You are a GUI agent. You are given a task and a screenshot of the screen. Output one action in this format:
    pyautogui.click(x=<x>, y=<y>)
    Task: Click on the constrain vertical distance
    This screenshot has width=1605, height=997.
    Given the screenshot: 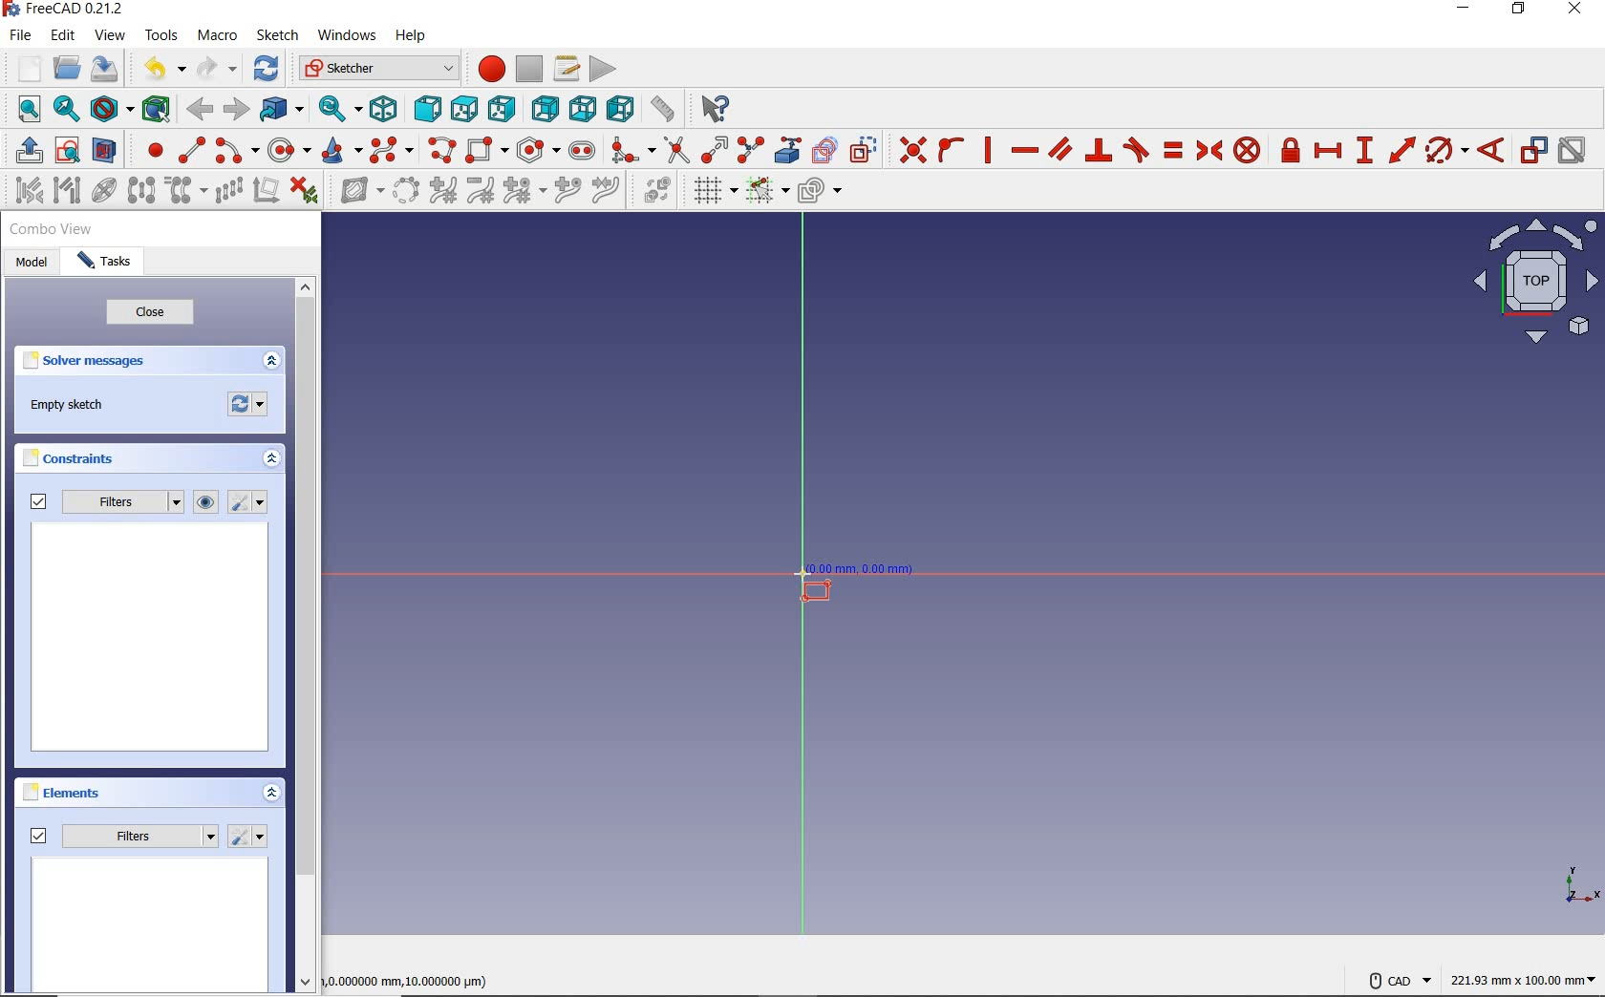 What is the action you would take?
    pyautogui.click(x=1367, y=152)
    